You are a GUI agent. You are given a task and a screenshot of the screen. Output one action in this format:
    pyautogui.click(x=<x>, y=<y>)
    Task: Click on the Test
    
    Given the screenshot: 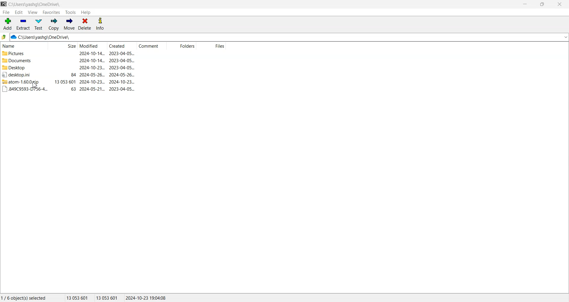 What is the action you would take?
    pyautogui.click(x=39, y=24)
    